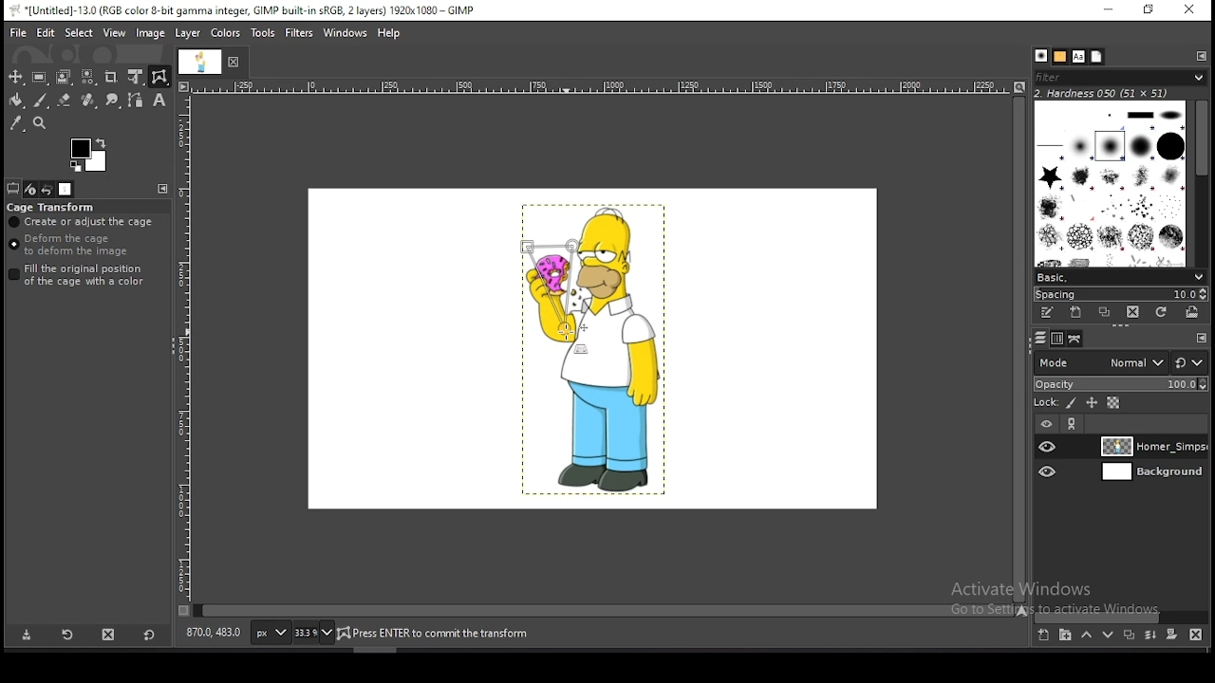 This screenshot has height=683, width=1215. Describe the element at coordinates (1150, 637) in the screenshot. I see `merge layers` at that location.